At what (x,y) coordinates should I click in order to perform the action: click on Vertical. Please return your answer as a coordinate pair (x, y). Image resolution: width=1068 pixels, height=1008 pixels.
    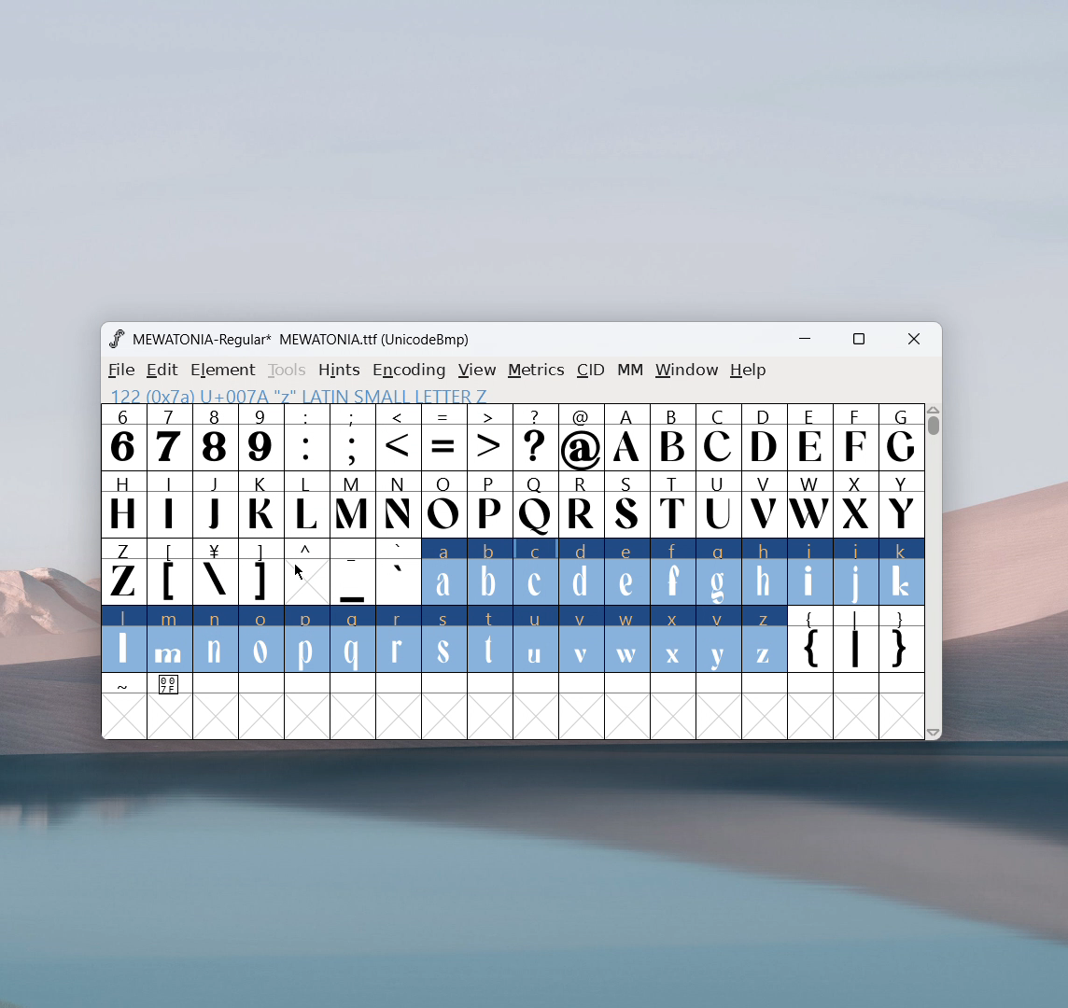
    Looking at the image, I should click on (934, 569).